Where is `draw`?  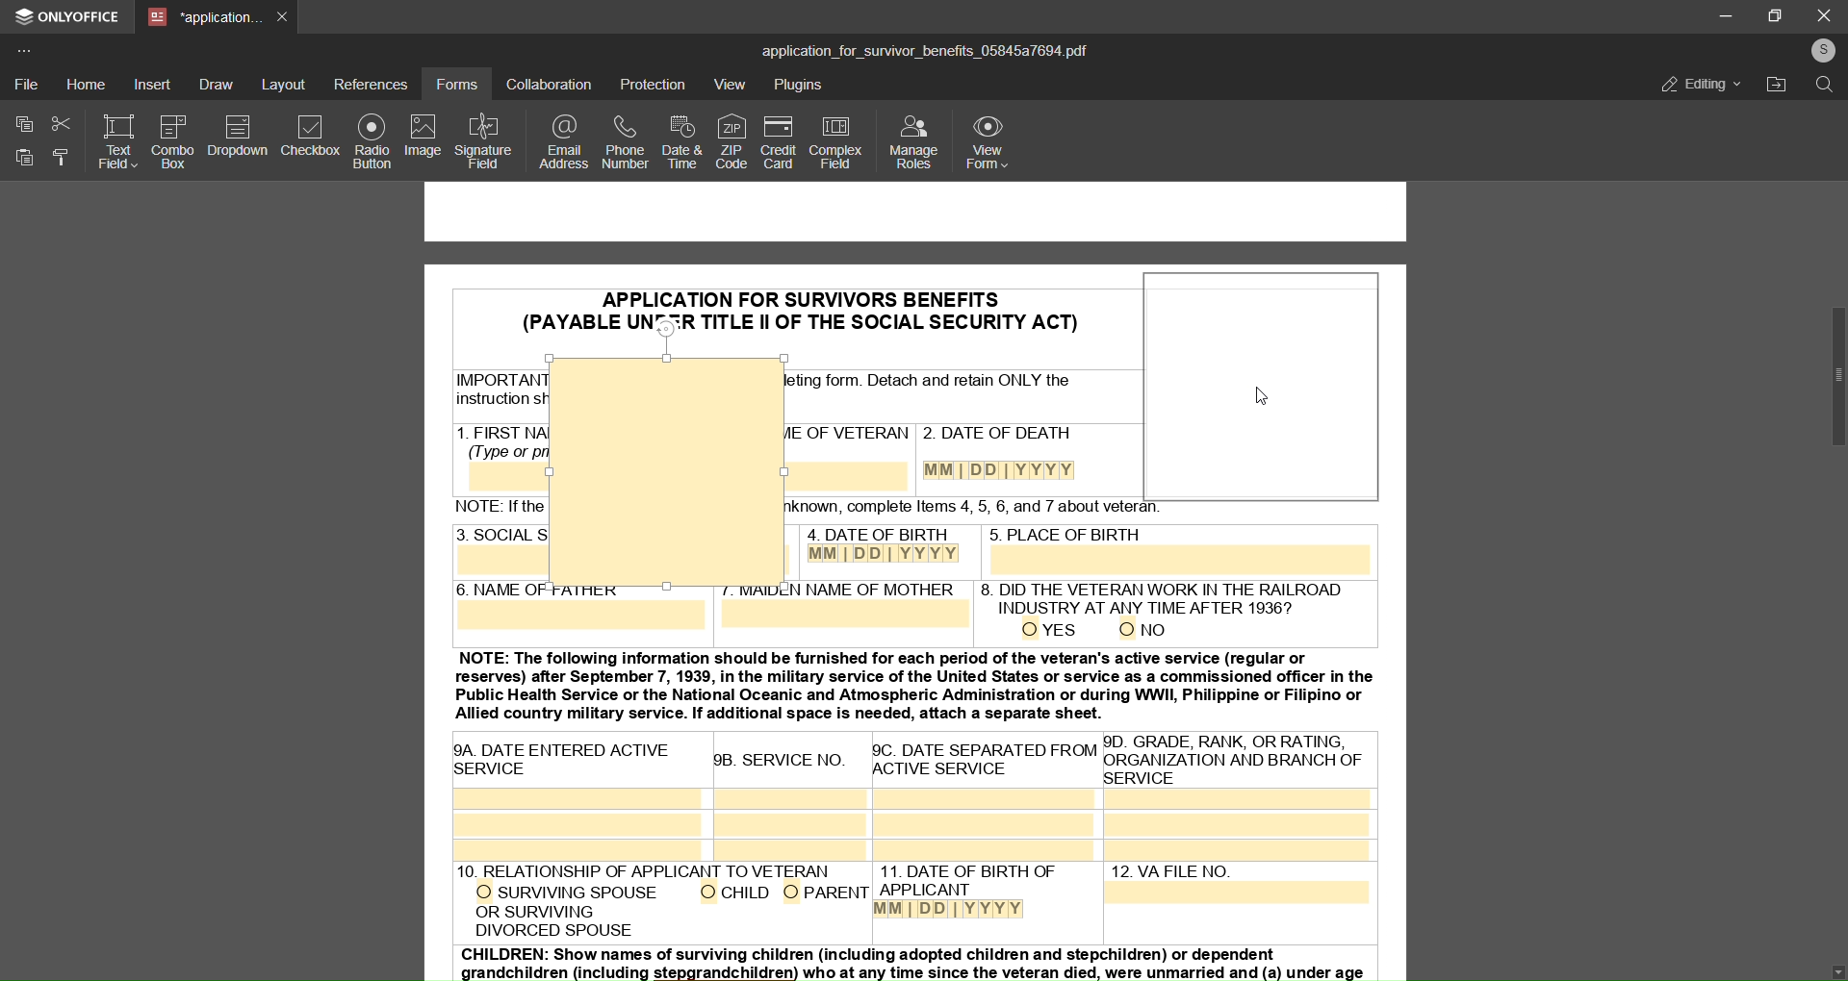 draw is located at coordinates (216, 84).